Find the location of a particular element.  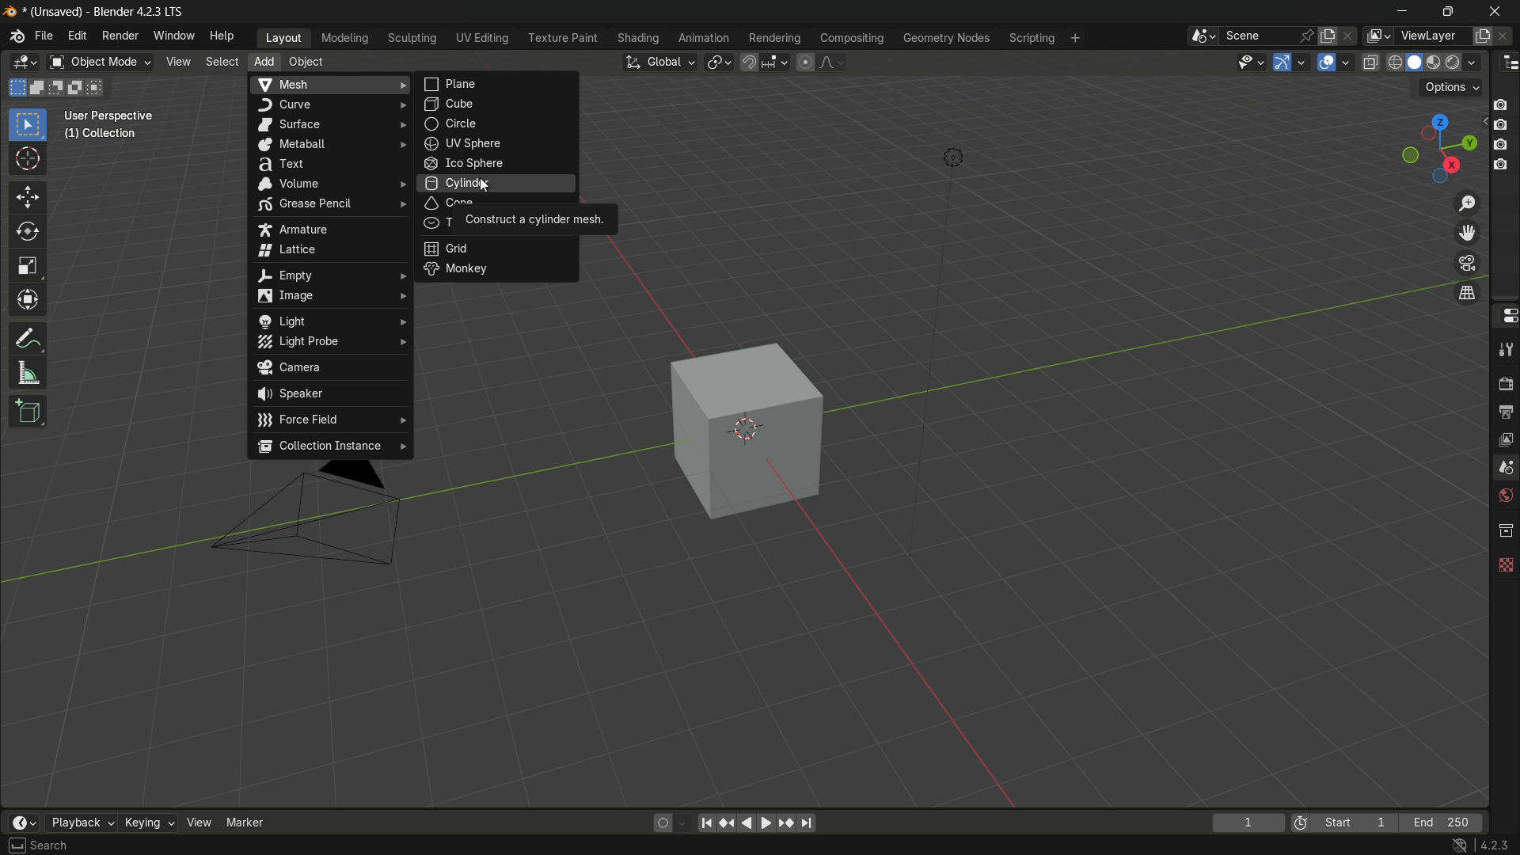

uv sphere is located at coordinates (497, 143).